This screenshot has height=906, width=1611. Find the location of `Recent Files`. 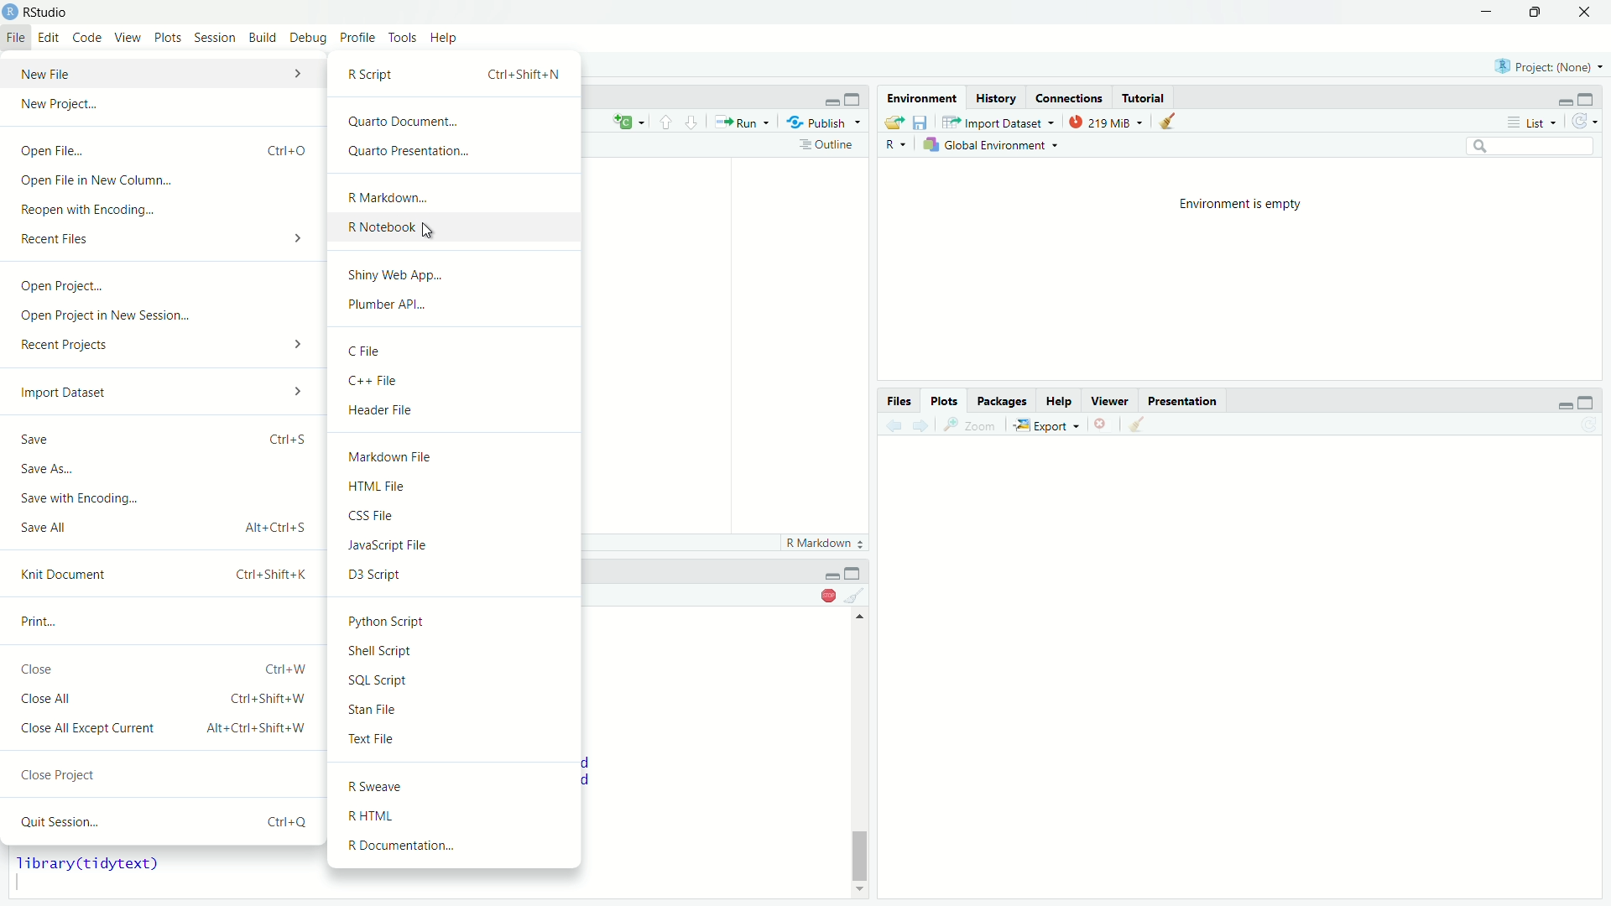

Recent Files is located at coordinates (164, 237).